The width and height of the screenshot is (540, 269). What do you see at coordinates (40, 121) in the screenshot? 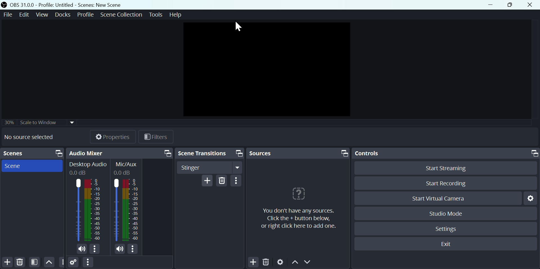
I see `` at bounding box center [40, 121].